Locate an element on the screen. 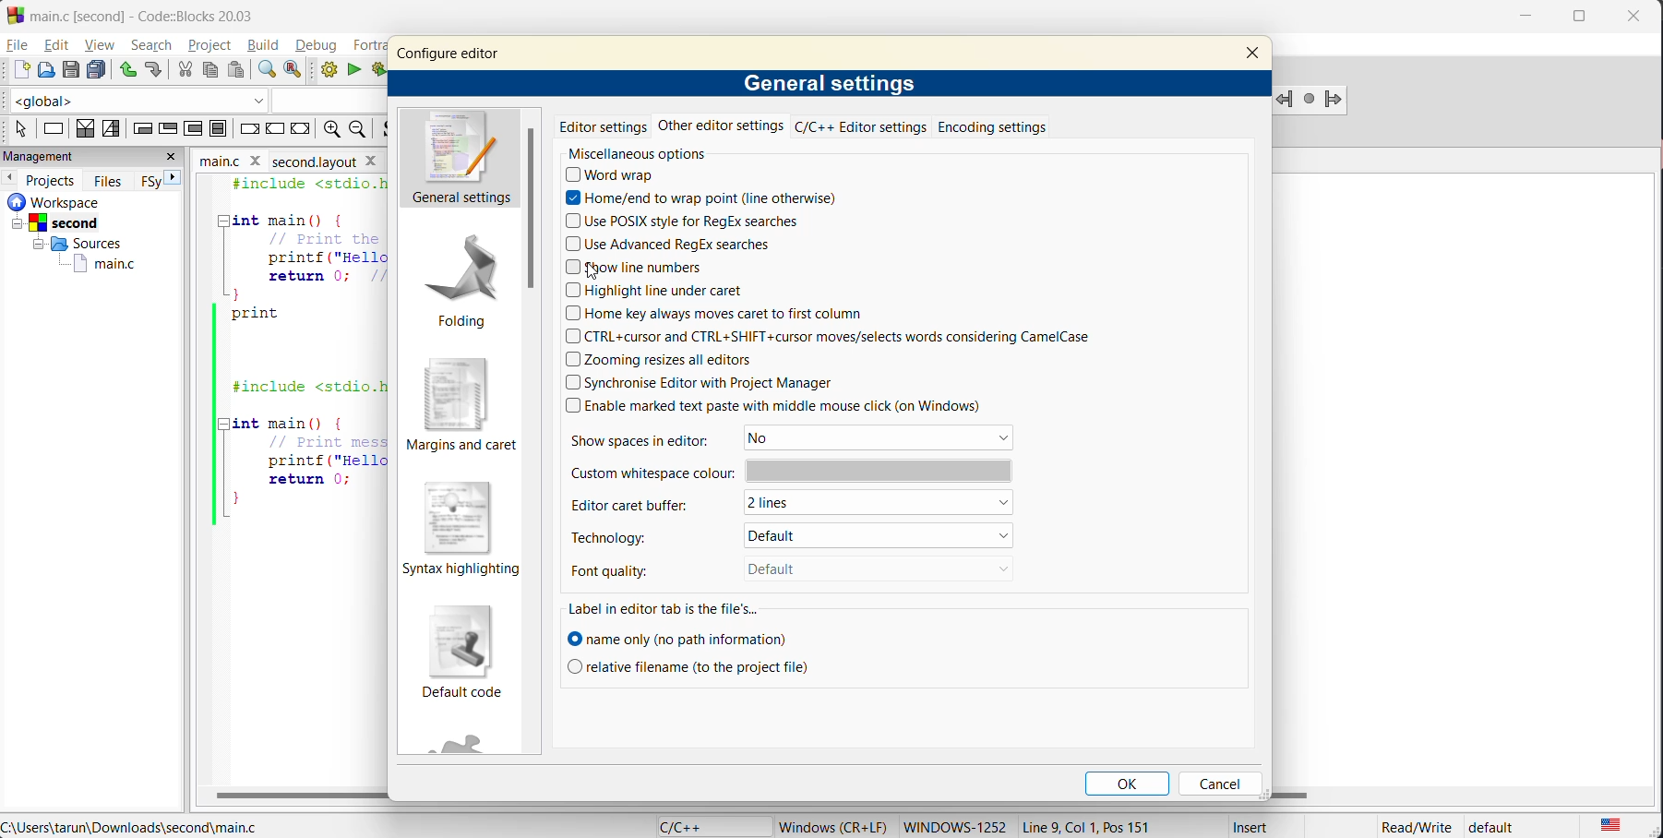  cancel is located at coordinates (1222, 781).